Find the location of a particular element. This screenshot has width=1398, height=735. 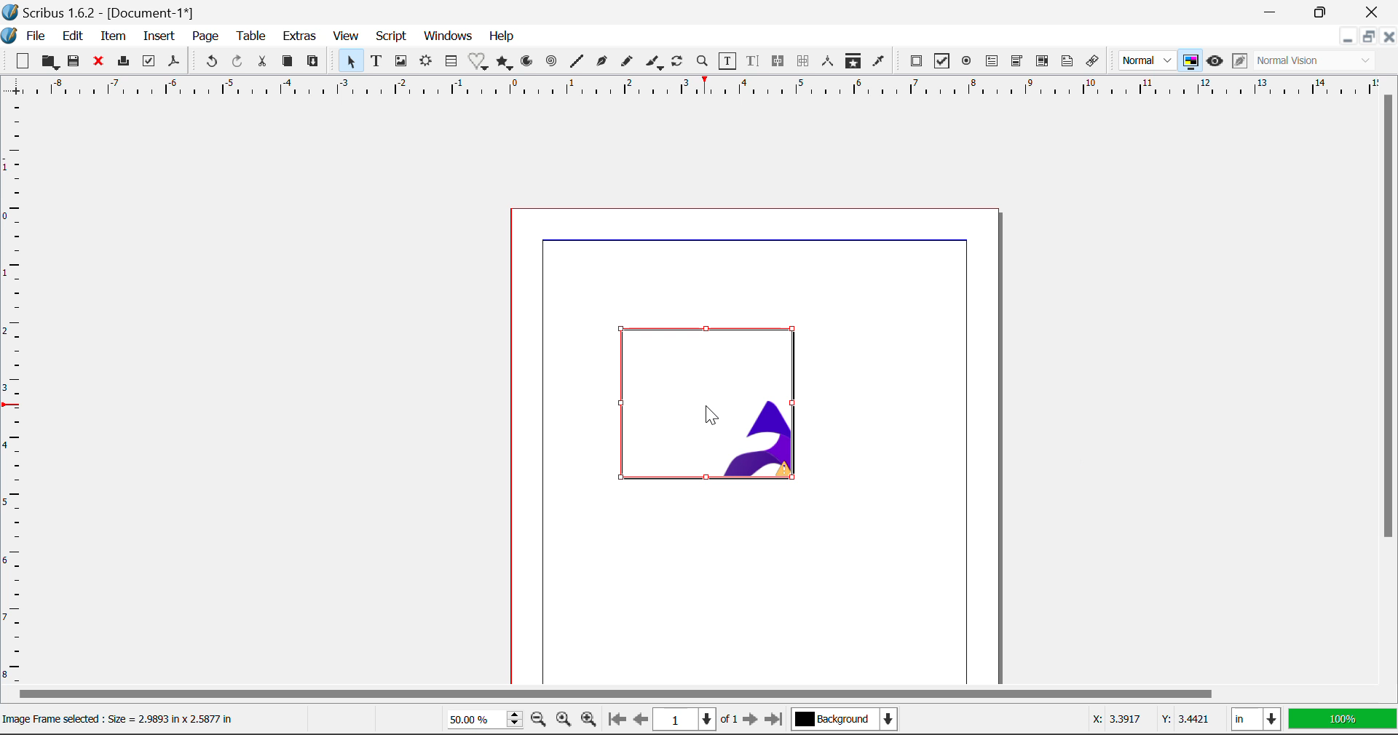

Select is located at coordinates (349, 61).